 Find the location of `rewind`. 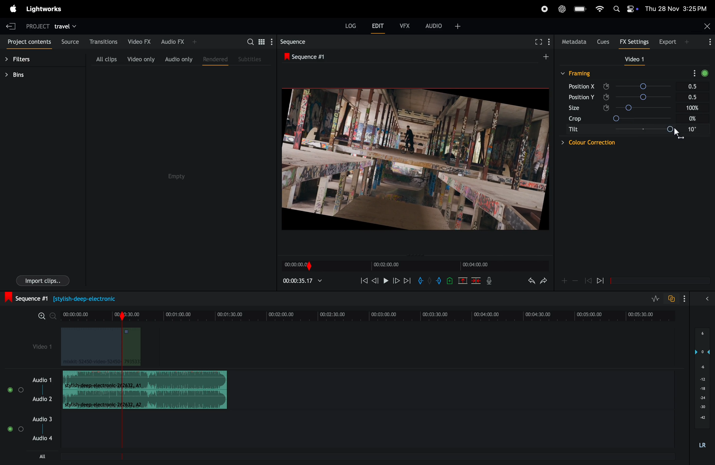

rewind is located at coordinates (364, 280).